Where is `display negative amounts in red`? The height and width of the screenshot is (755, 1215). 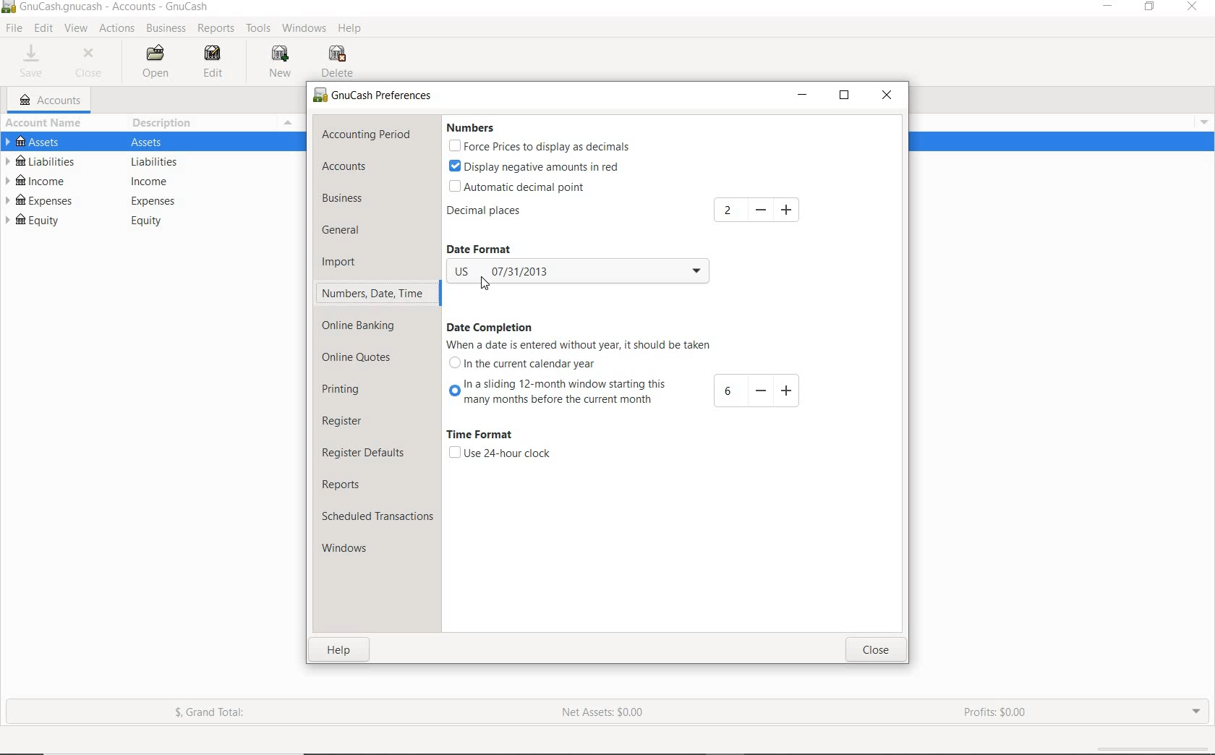 display negative amounts in red is located at coordinates (536, 166).